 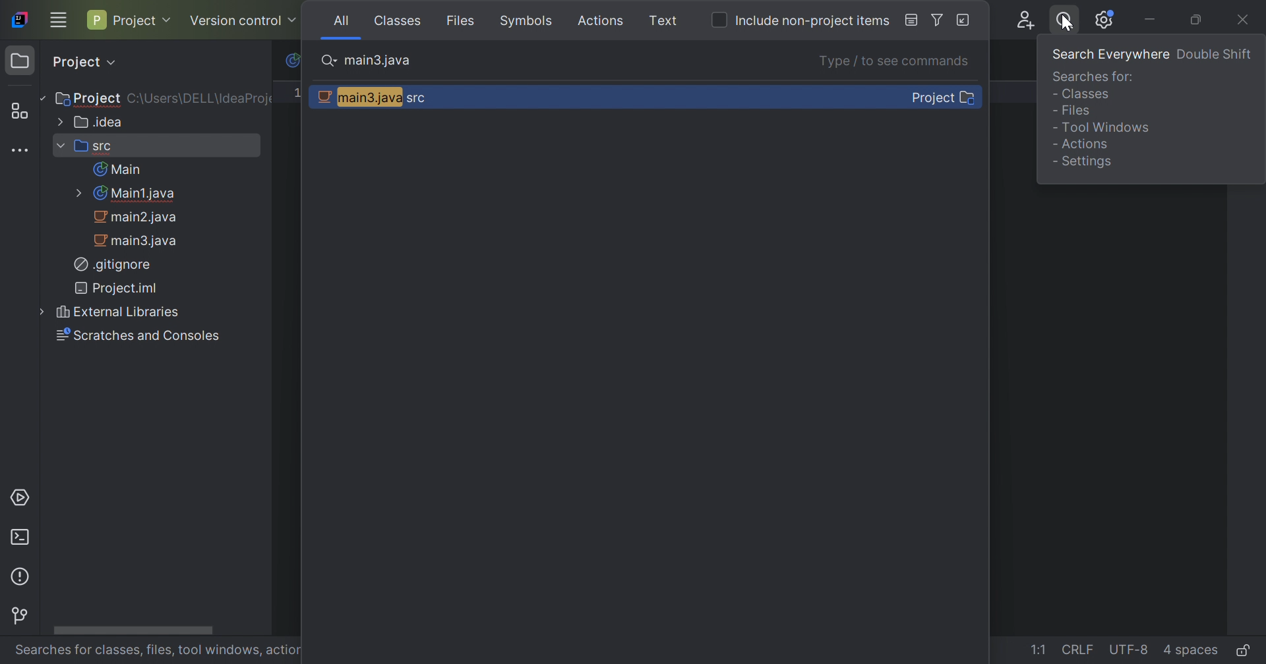 I want to click on Version Control, so click(x=20, y=617).